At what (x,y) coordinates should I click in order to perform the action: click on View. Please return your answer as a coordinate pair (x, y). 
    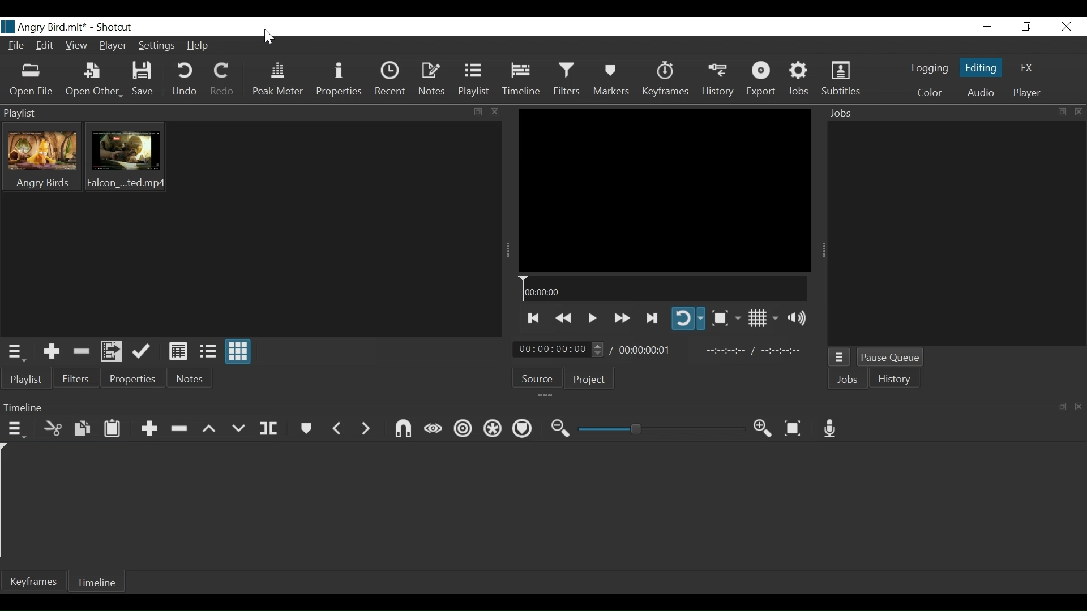
    Looking at the image, I should click on (76, 45).